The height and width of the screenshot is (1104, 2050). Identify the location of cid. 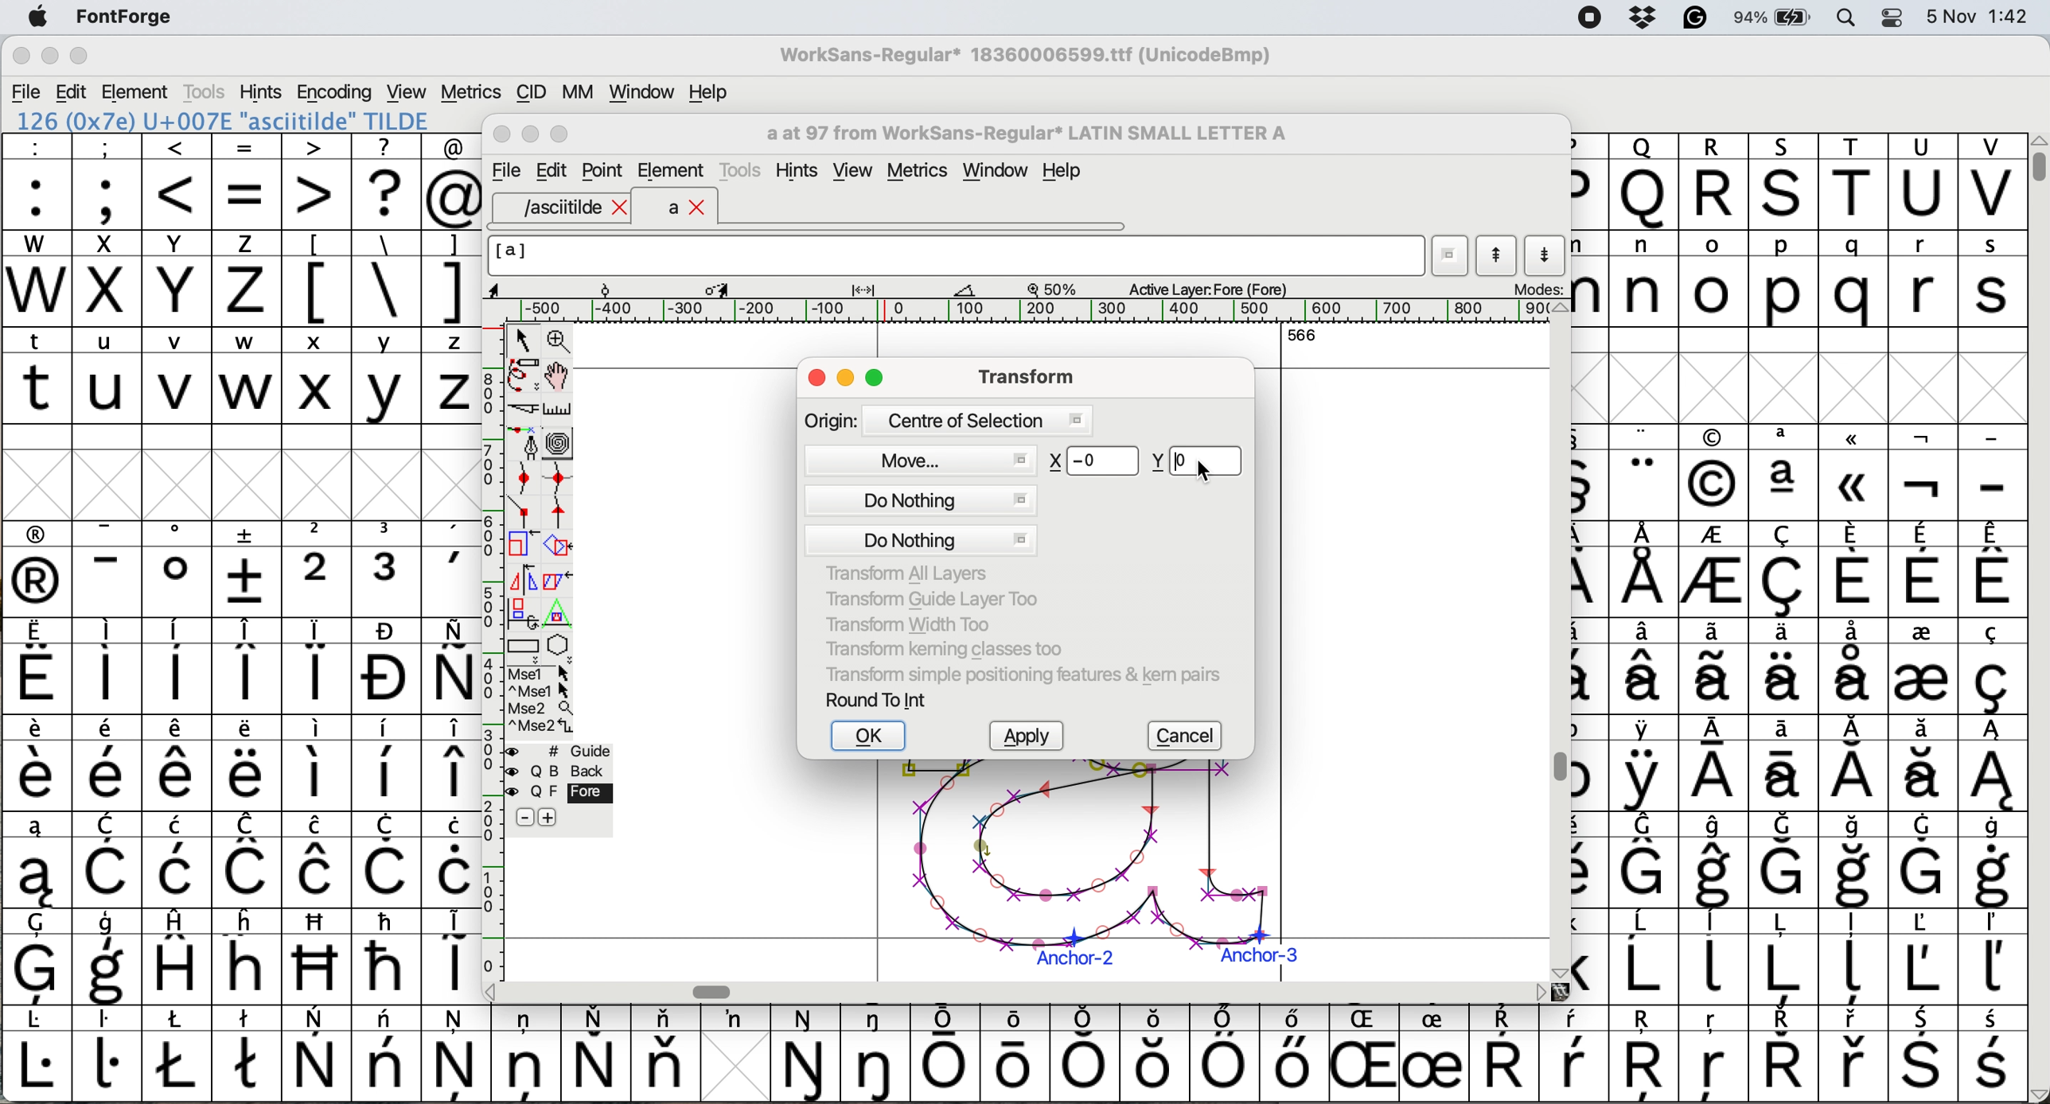
(529, 93).